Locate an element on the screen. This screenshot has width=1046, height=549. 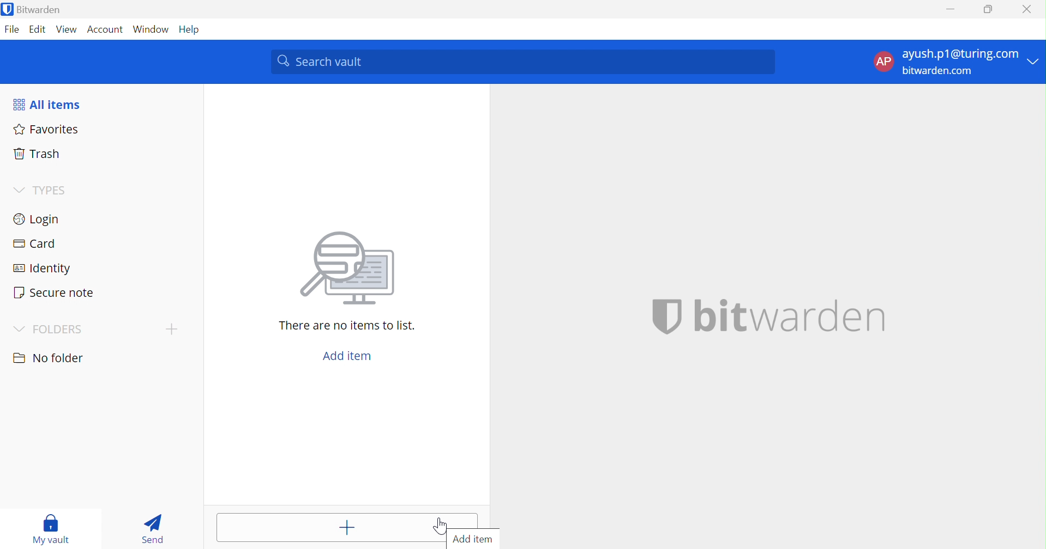
All items is located at coordinates (49, 104).